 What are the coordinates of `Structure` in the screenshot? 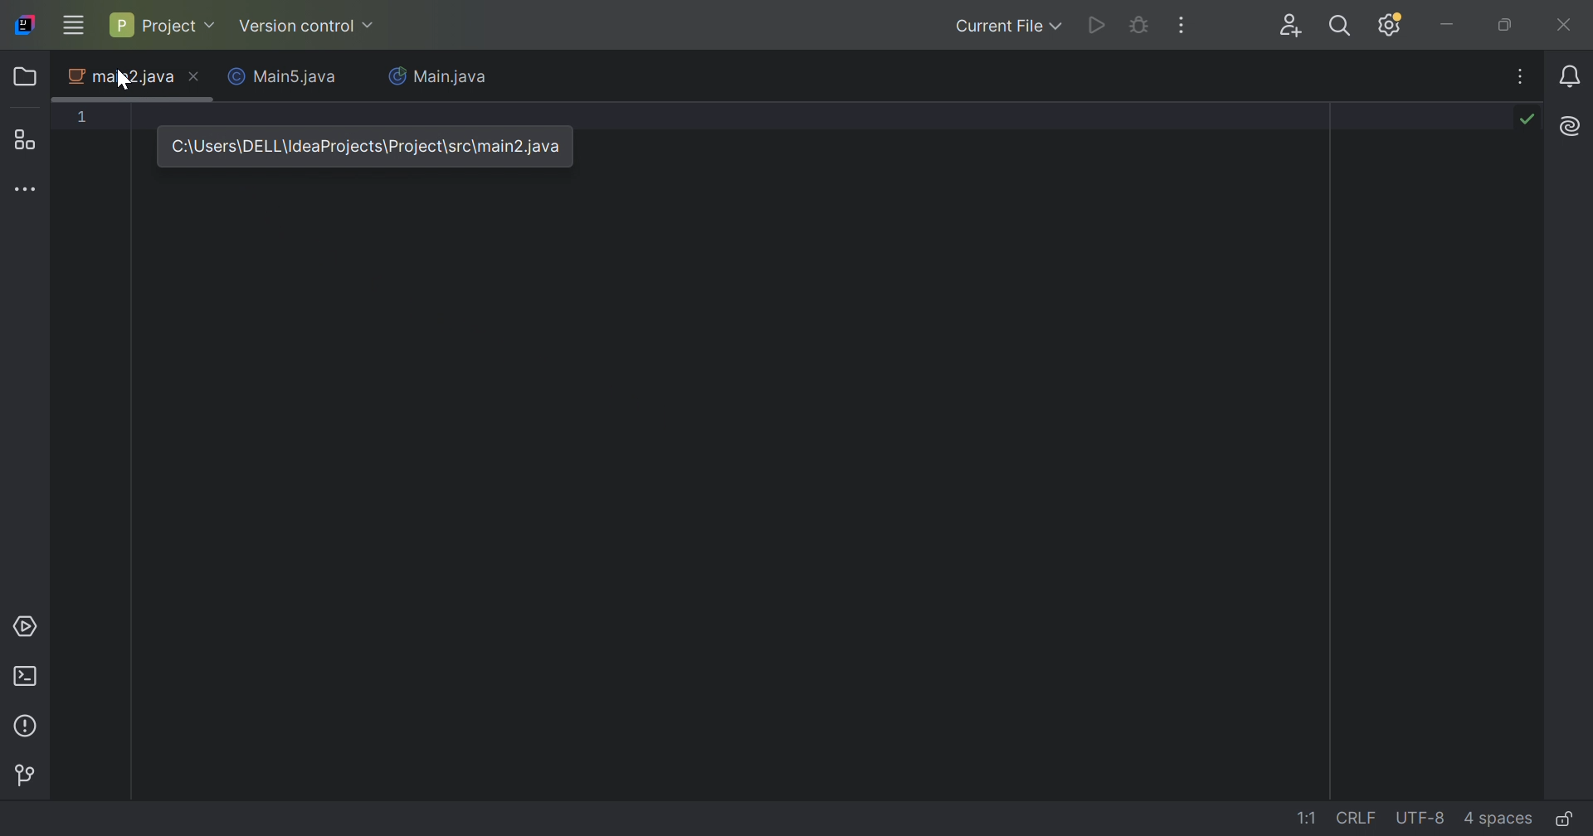 It's located at (27, 139).